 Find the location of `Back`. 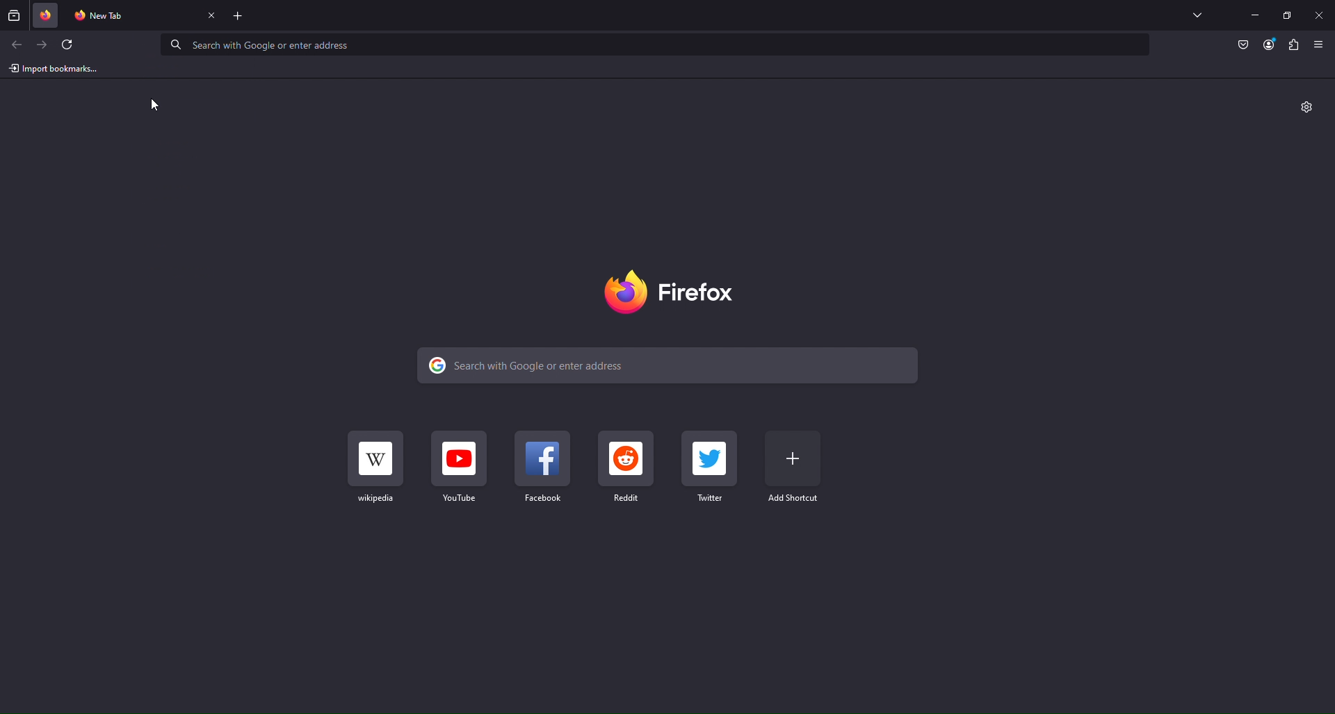

Back is located at coordinates (16, 44).